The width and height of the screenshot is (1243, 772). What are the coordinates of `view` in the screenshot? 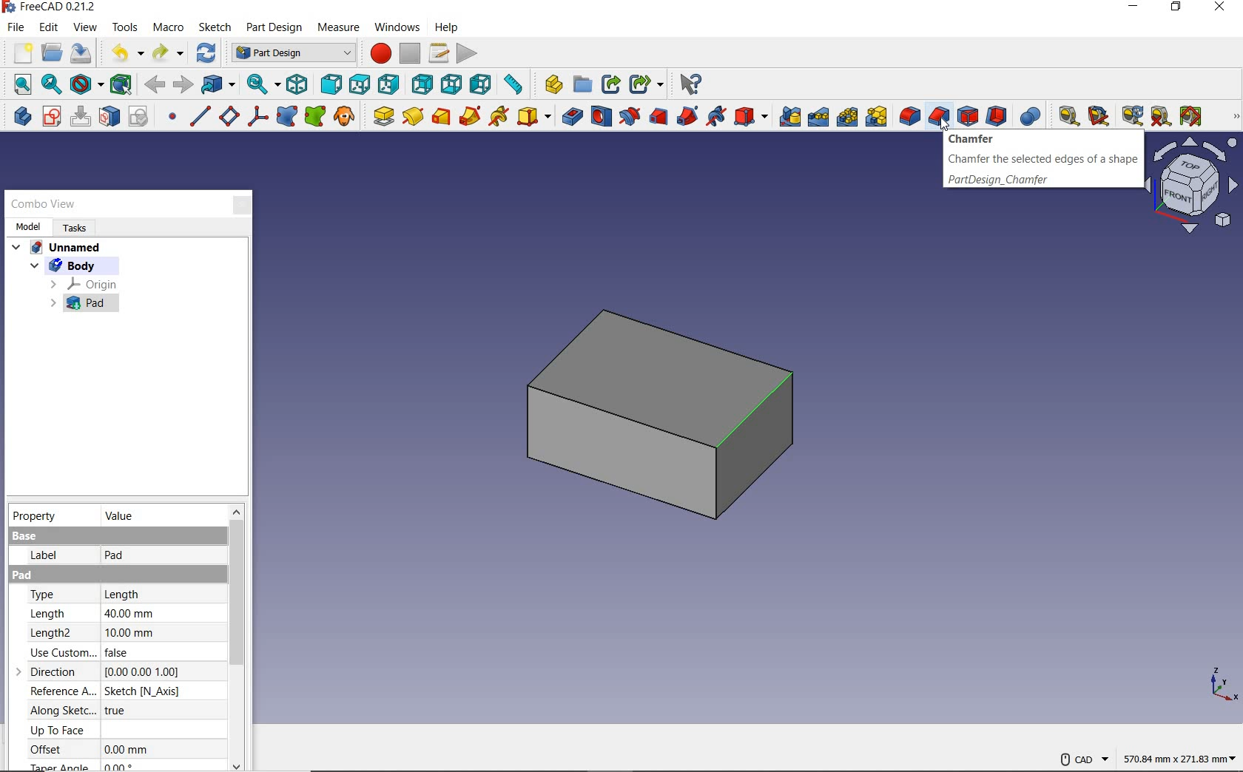 It's located at (87, 29).